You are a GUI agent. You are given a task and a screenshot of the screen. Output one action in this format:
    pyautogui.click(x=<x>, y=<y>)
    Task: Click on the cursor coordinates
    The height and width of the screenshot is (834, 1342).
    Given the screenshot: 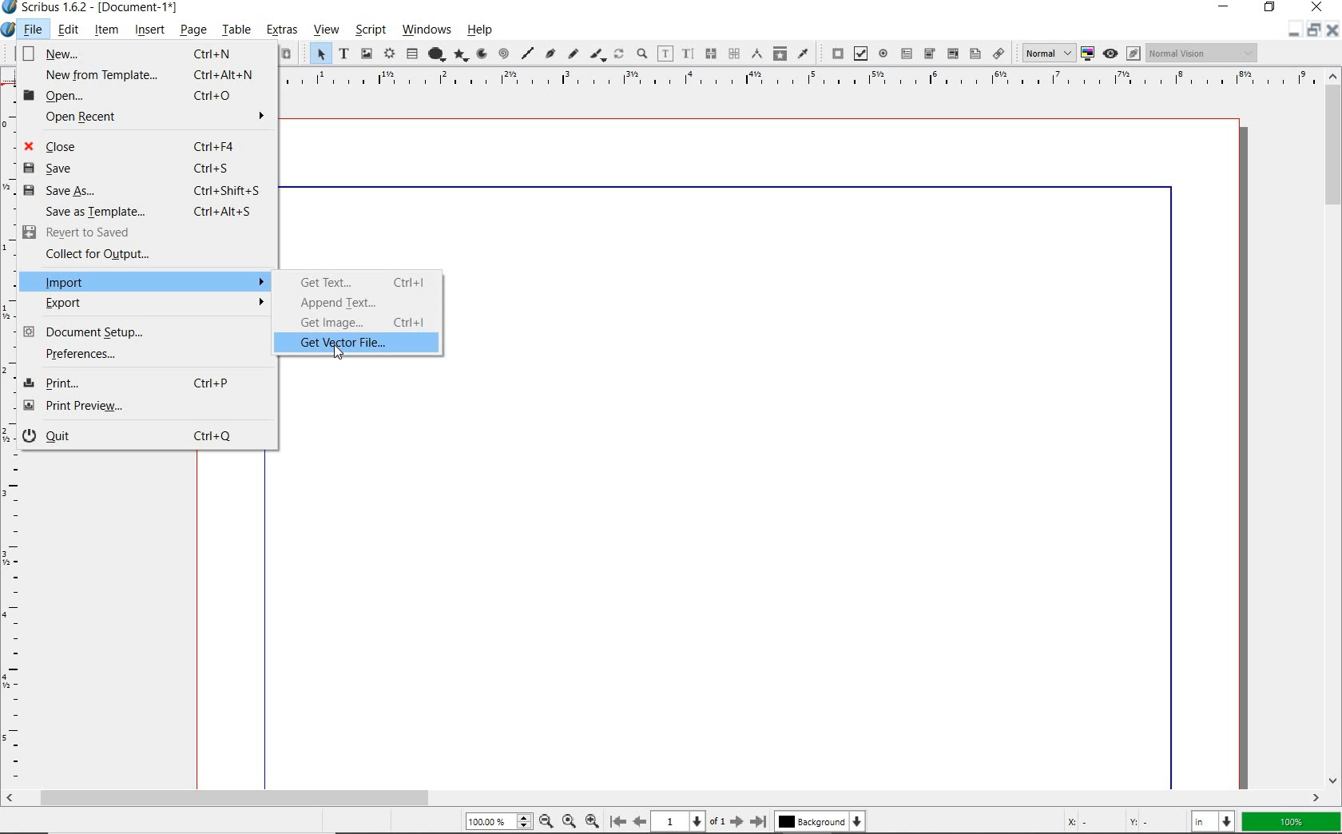 What is the action you would take?
    pyautogui.click(x=1122, y=822)
    